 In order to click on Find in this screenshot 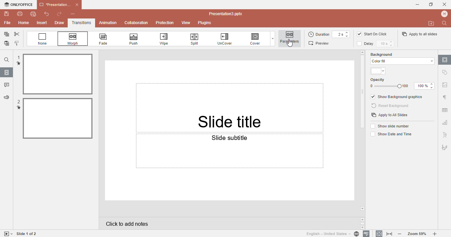, I will do `click(6, 60)`.